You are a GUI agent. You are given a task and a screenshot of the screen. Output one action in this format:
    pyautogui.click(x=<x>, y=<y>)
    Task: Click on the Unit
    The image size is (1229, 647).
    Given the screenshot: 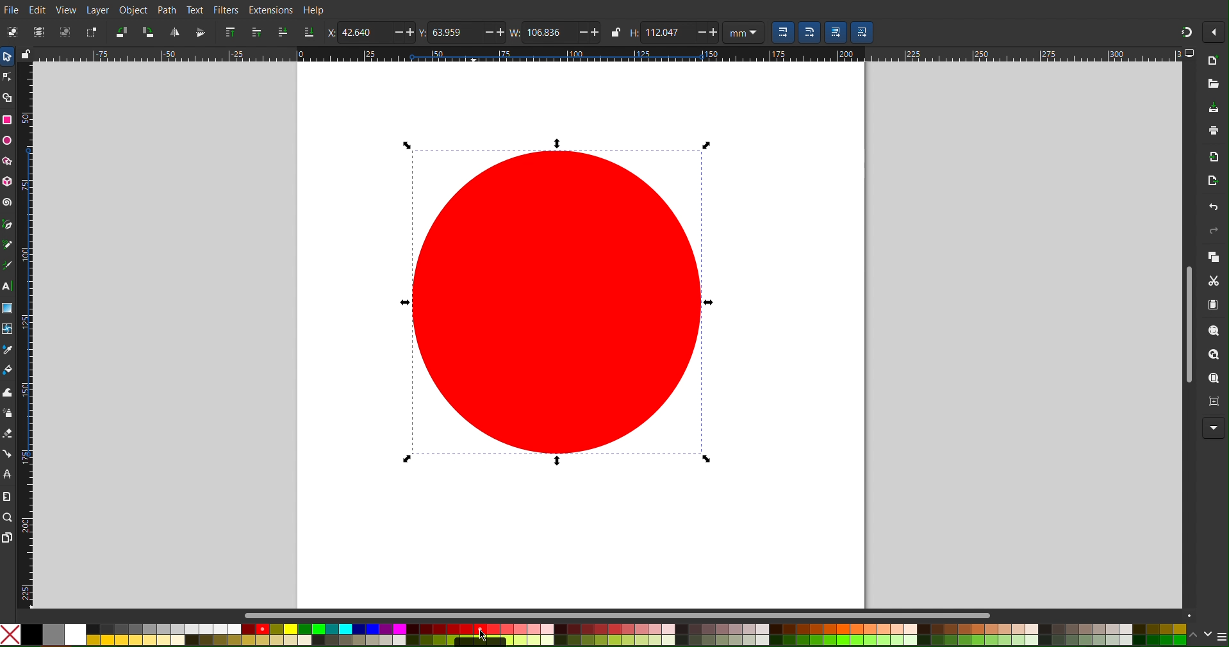 What is the action you would take?
    pyautogui.click(x=743, y=32)
    